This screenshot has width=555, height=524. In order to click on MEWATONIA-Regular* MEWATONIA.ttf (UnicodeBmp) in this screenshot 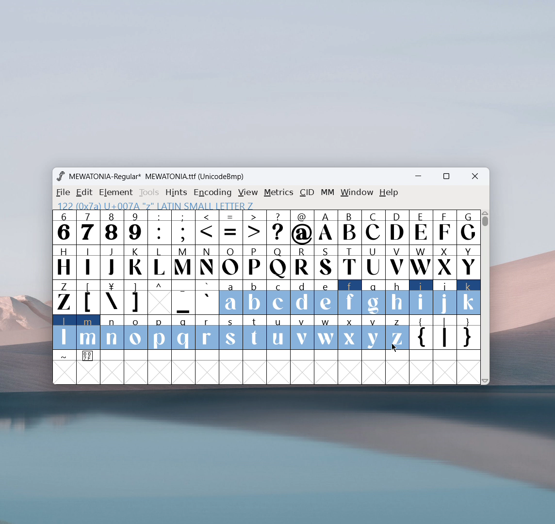, I will do `click(158, 177)`.